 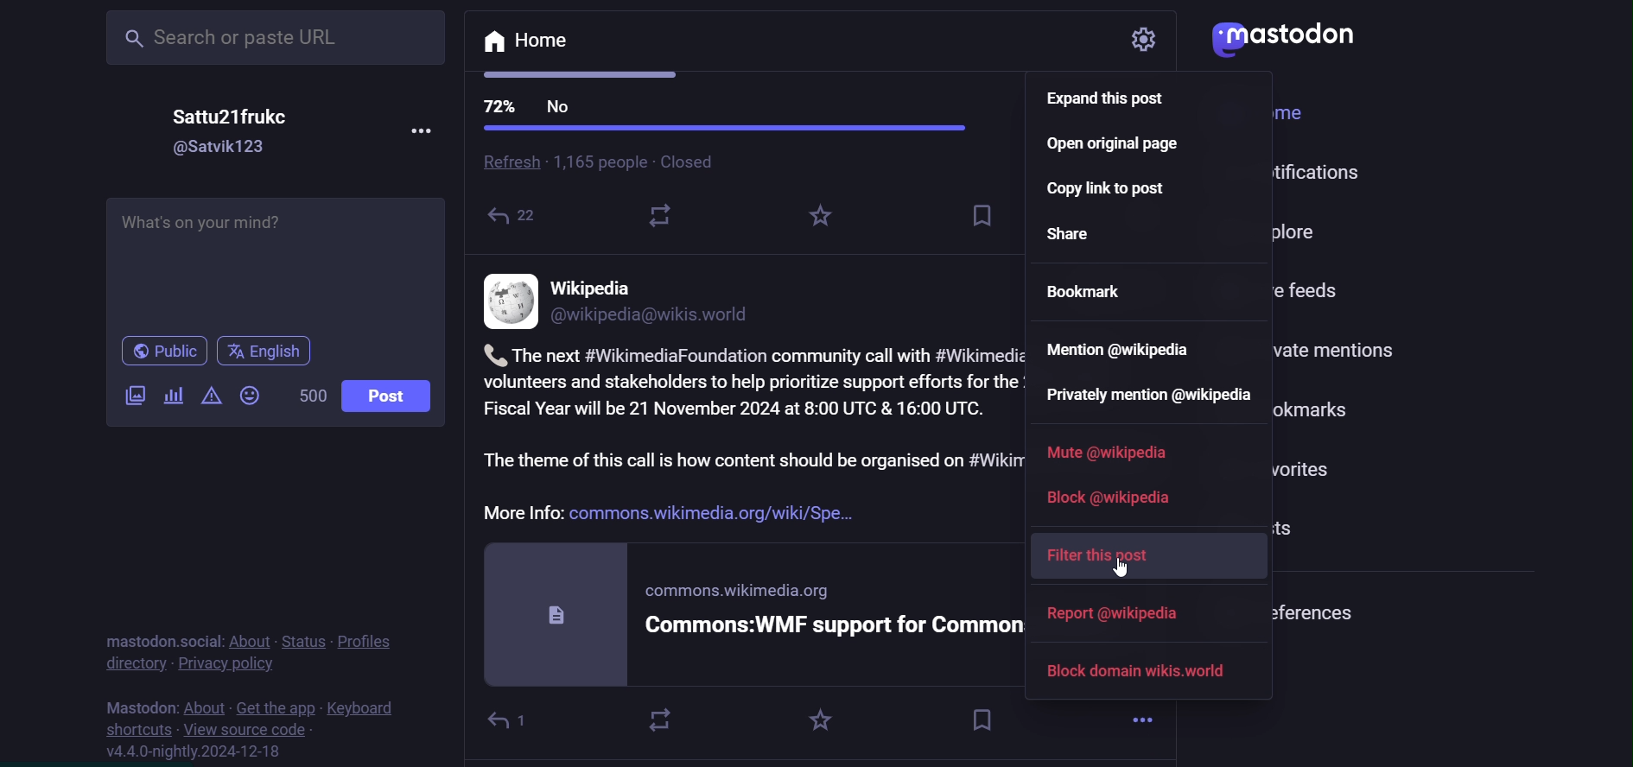 What do you see at coordinates (526, 42) in the screenshot?
I see `home` at bounding box center [526, 42].